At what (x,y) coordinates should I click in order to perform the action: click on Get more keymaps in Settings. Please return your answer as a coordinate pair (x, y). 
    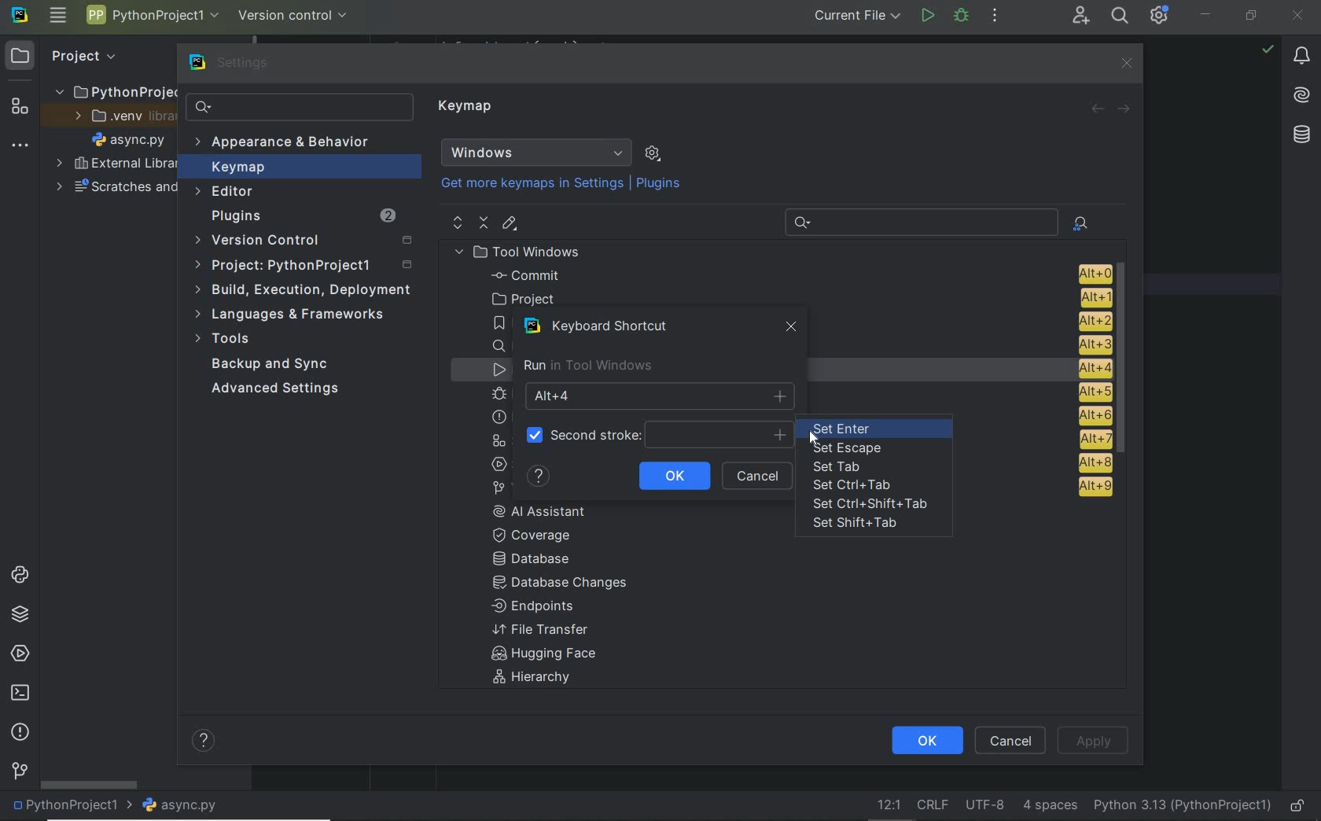
    Looking at the image, I should click on (525, 184).